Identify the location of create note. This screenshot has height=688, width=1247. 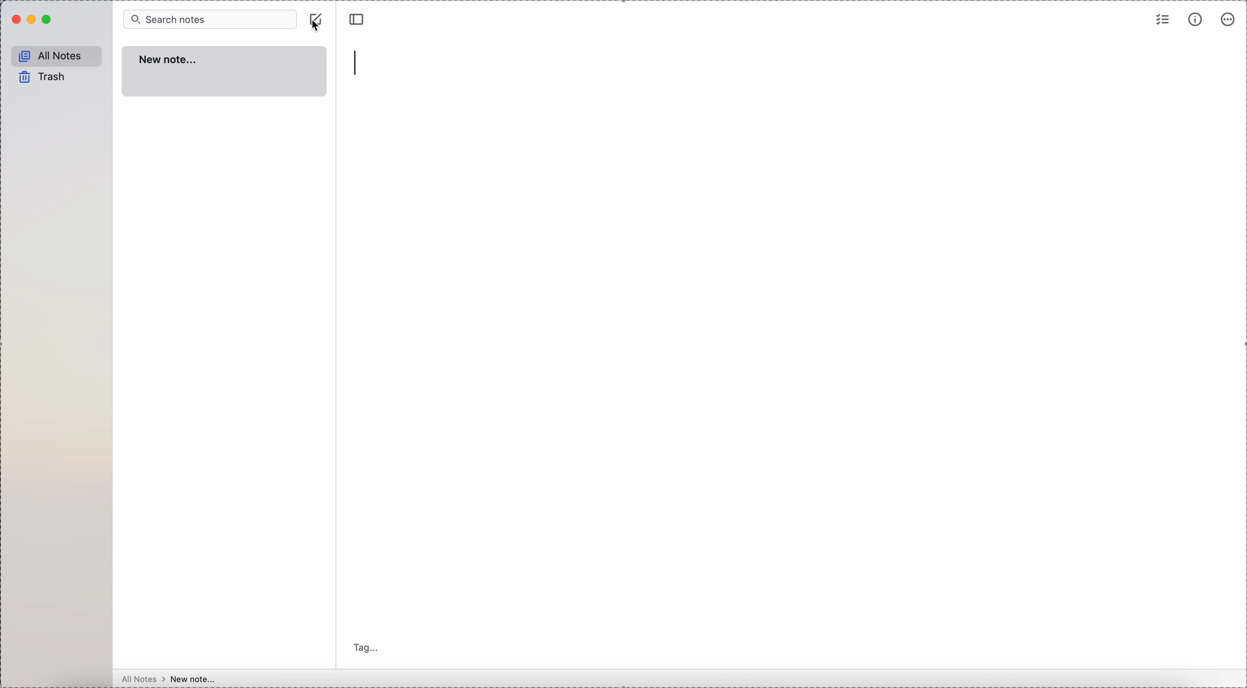
(317, 14).